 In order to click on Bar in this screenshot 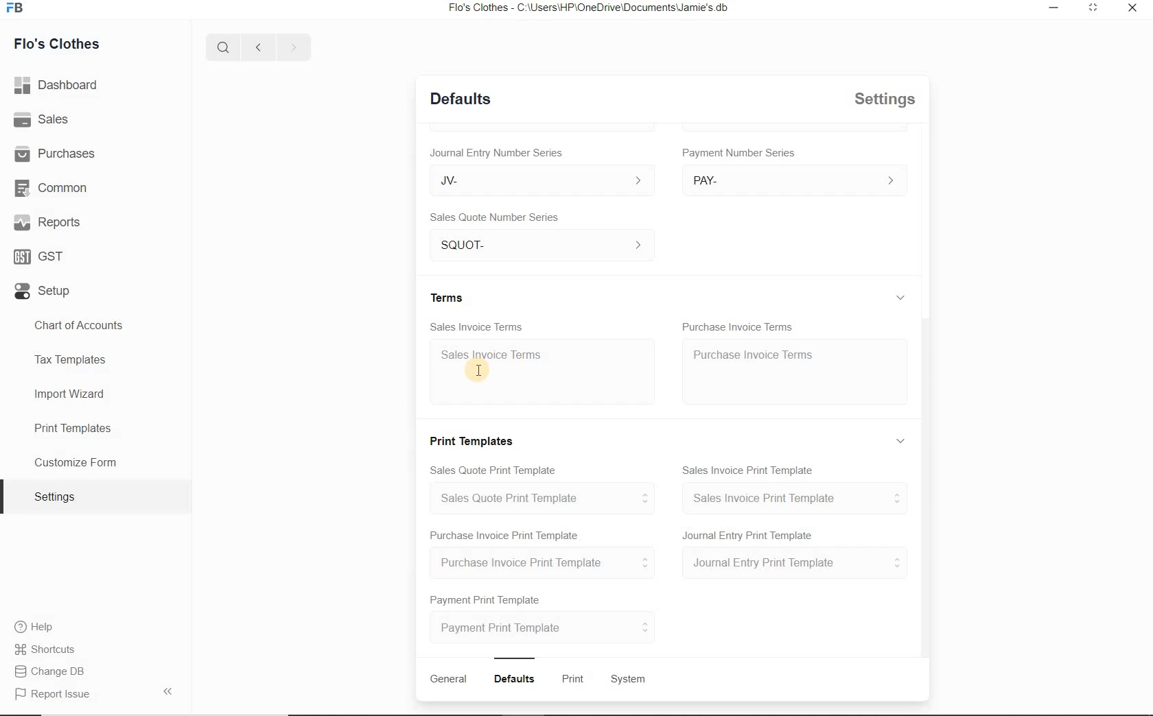, I will do `click(515, 656)`.